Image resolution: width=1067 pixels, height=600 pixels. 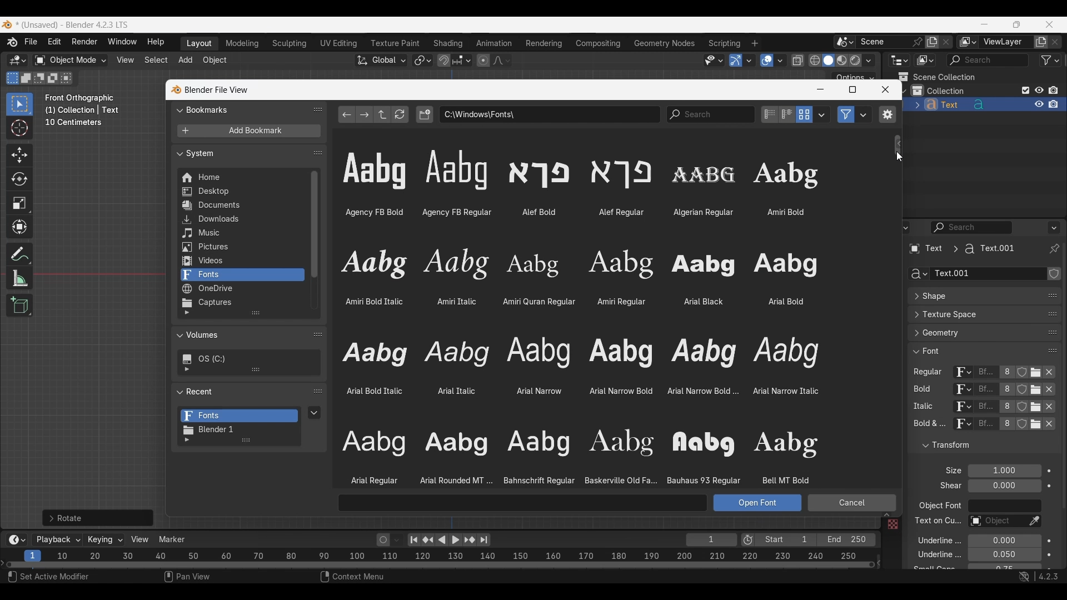 What do you see at coordinates (187, 313) in the screenshot?
I see `Show filtering options` at bounding box center [187, 313].